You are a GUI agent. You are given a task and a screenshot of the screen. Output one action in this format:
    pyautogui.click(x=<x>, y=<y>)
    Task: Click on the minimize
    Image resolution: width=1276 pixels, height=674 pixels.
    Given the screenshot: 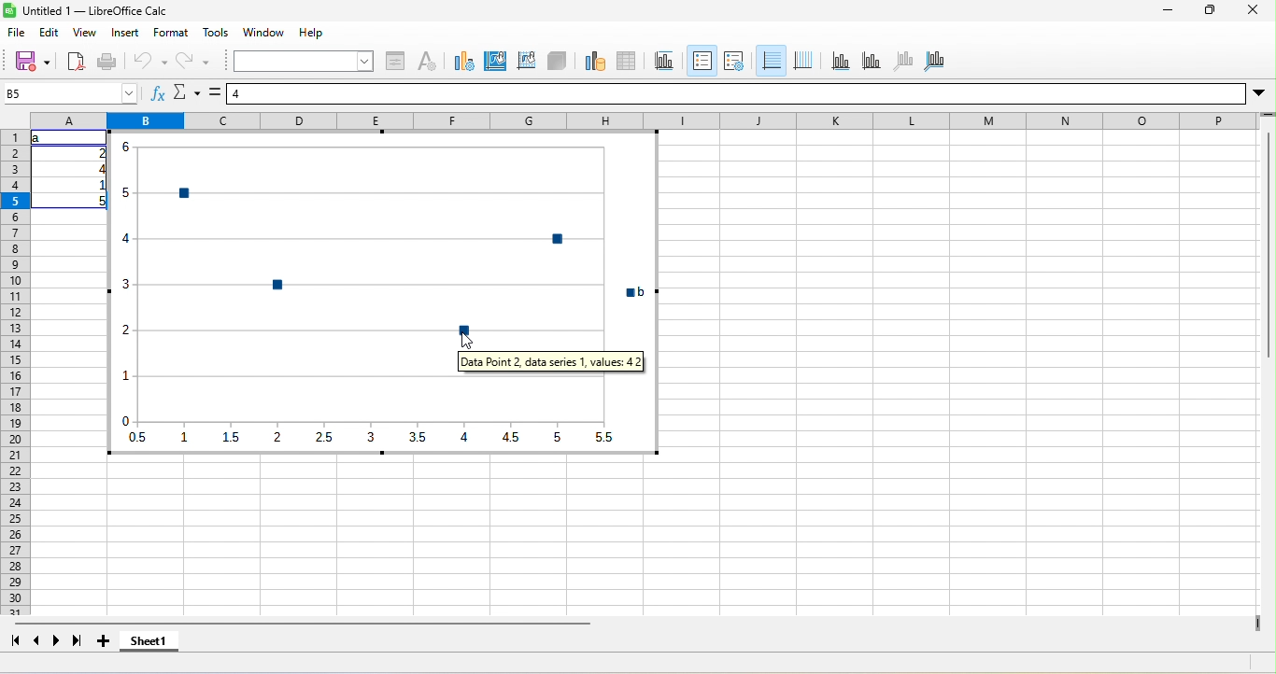 What is the action you would take?
    pyautogui.click(x=1168, y=10)
    